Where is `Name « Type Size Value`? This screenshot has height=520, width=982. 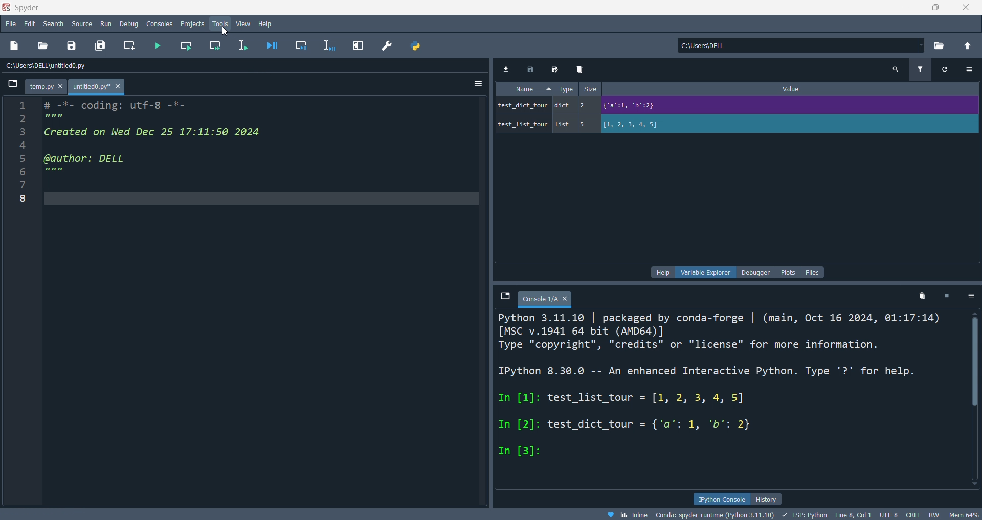 Name « Type Size Value is located at coordinates (666, 90).